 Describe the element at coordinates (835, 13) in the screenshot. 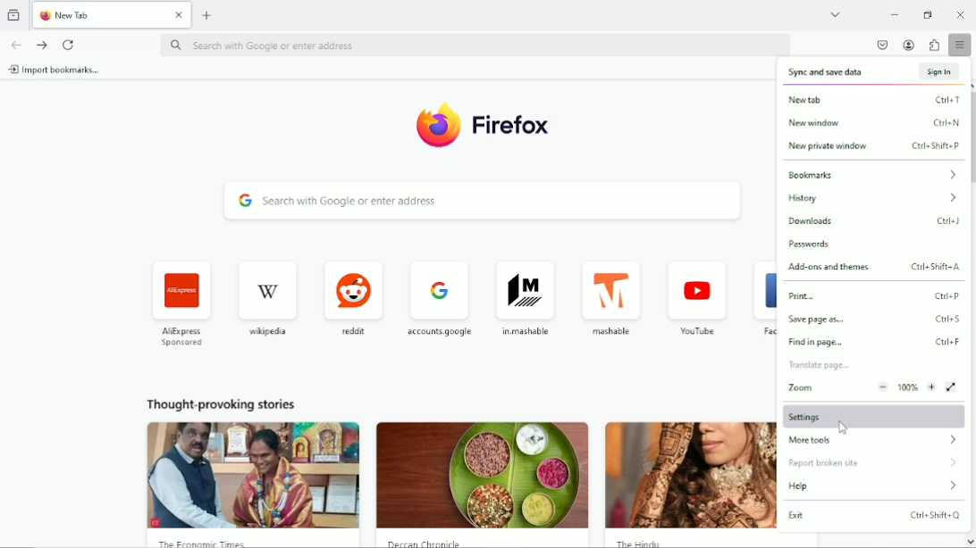

I see `List all tabs` at that location.